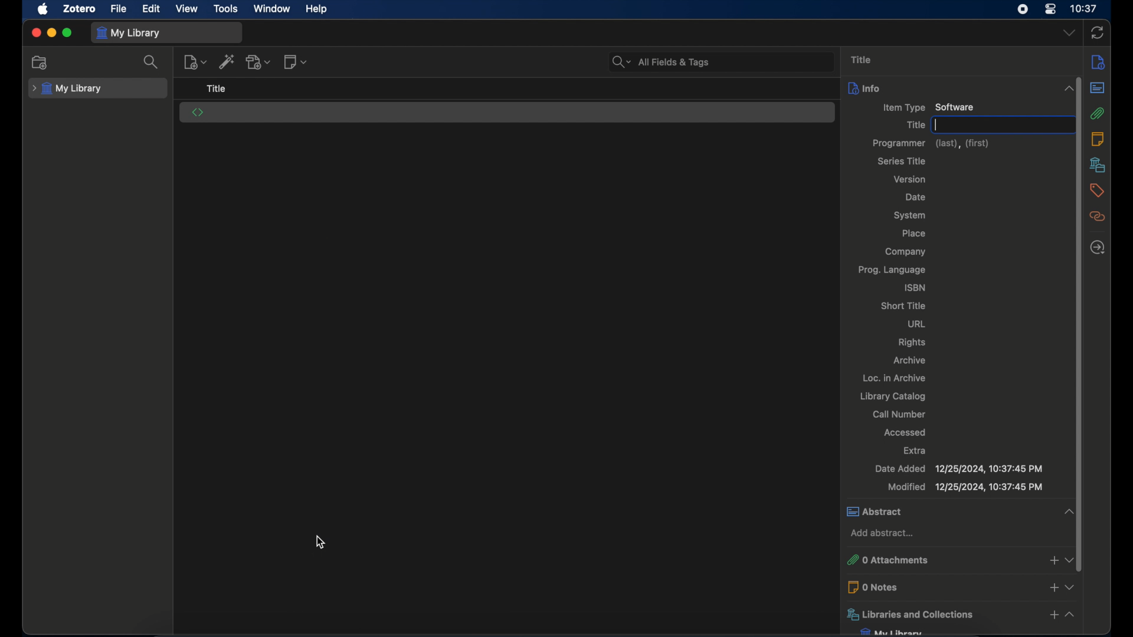 This screenshot has width=1133, height=637. I want to click on Aodified 12/25/2024, 10:37:45 PM, so click(962, 487).